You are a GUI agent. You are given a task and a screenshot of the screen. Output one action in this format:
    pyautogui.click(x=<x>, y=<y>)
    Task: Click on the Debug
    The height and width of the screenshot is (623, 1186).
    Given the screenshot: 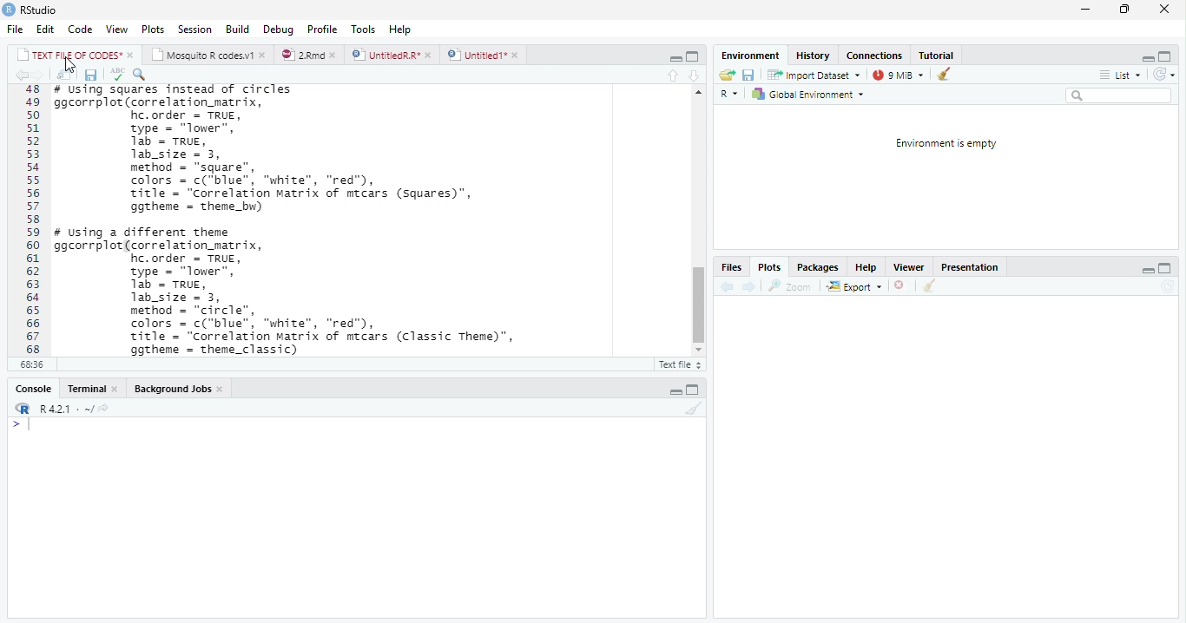 What is the action you would take?
    pyautogui.click(x=280, y=30)
    